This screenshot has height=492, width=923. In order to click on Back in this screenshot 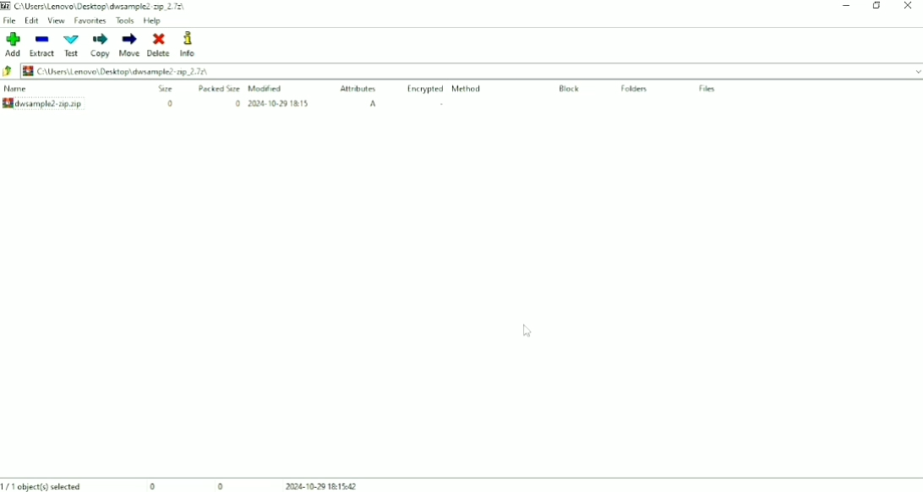, I will do `click(8, 72)`.